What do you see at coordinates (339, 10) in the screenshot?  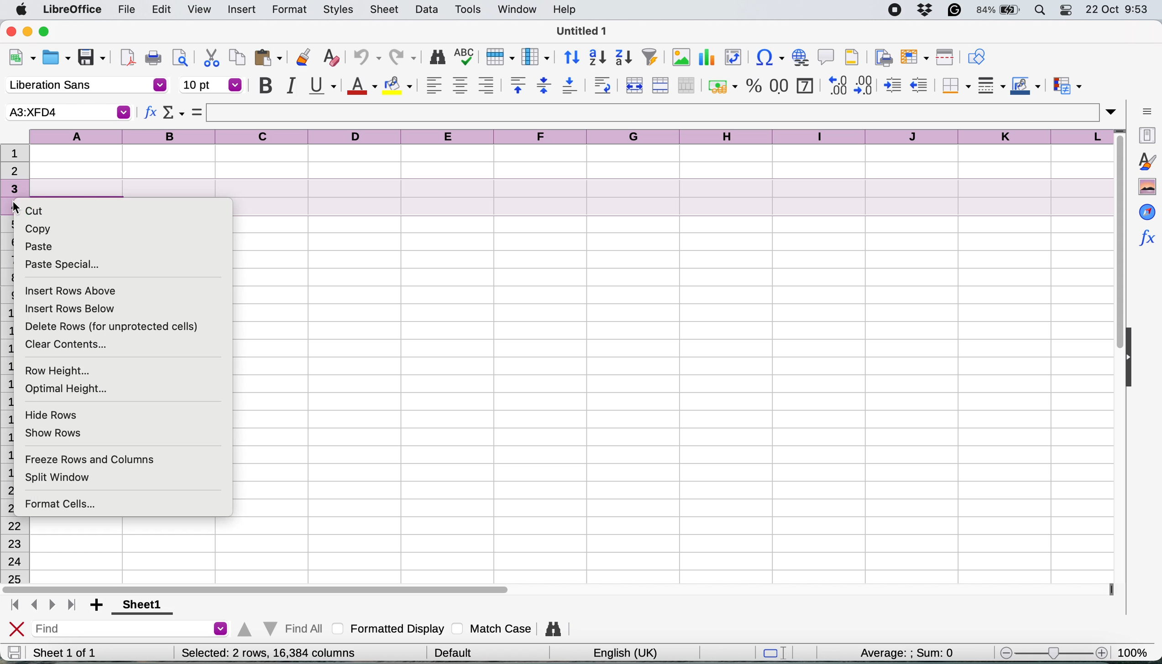 I see `styles` at bounding box center [339, 10].